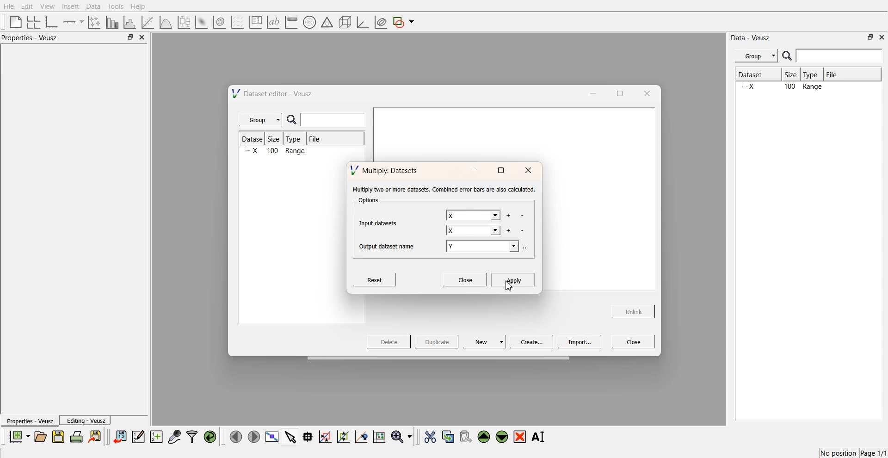  What do you see at coordinates (646, 93) in the screenshot?
I see `close` at bounding box center [646, 93].